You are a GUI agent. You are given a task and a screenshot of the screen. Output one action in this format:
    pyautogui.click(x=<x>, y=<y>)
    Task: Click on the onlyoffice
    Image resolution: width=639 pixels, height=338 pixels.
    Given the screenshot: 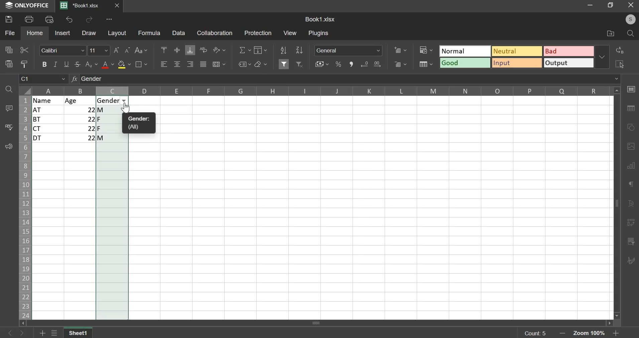 What is the action you would take?
    pyautogui.click(x=27, y=6)
    